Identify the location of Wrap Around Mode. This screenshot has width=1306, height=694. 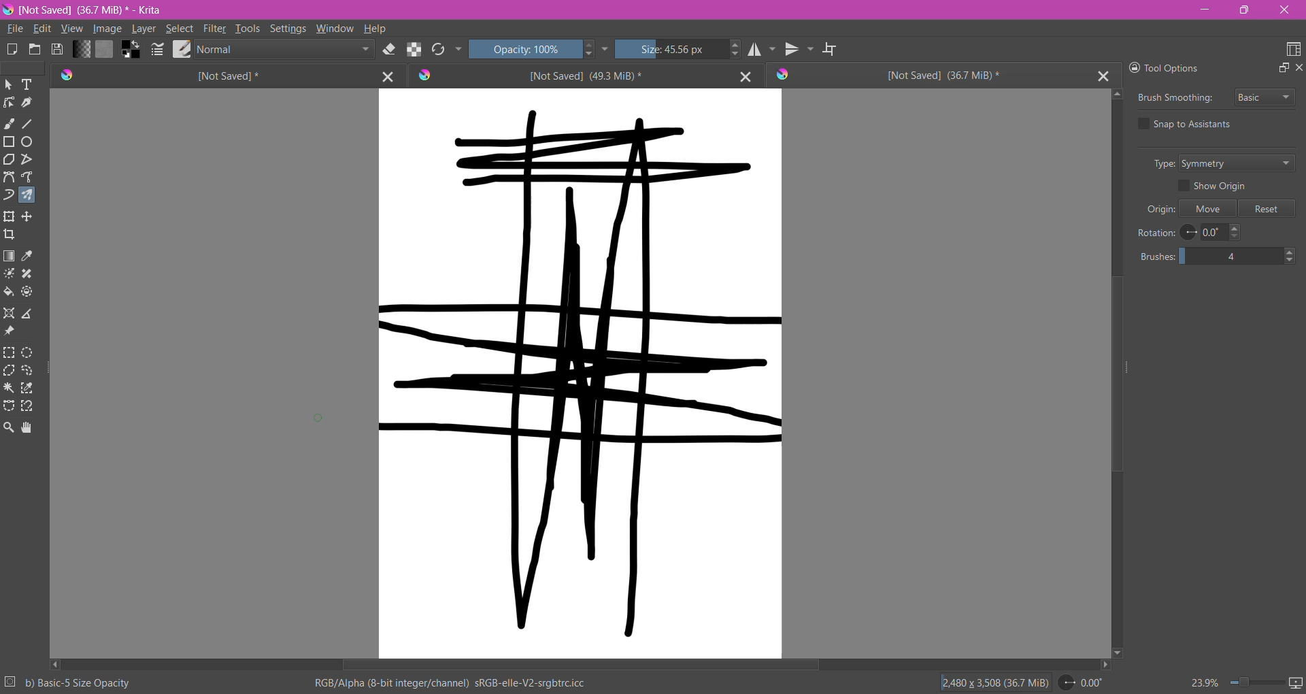
(831, 50).